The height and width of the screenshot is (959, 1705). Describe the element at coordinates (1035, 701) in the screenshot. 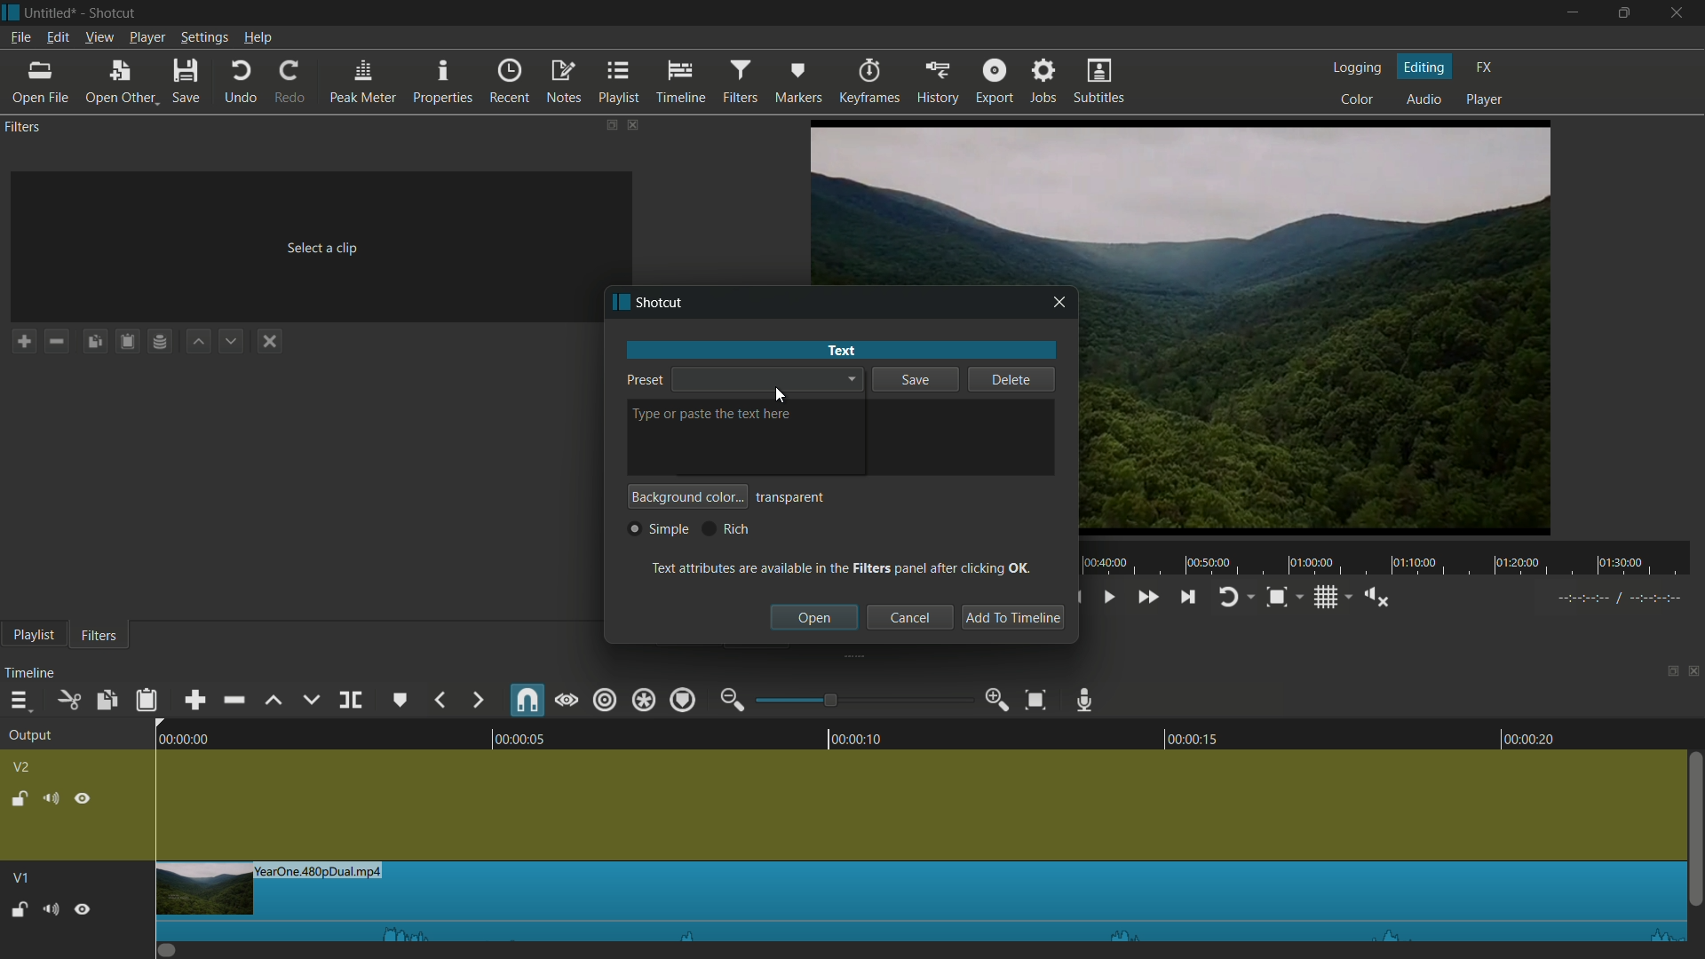

I see `zoom timeline to fit` at that location.